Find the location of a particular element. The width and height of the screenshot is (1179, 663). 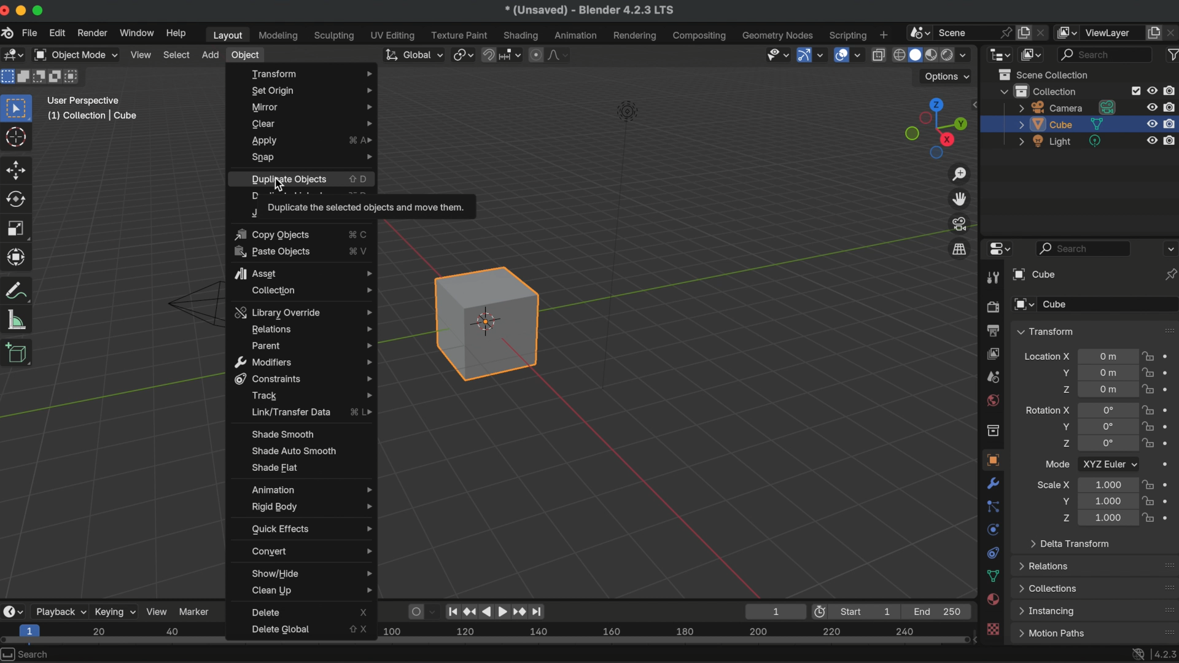

editor type is located at coordinates (12, 611).